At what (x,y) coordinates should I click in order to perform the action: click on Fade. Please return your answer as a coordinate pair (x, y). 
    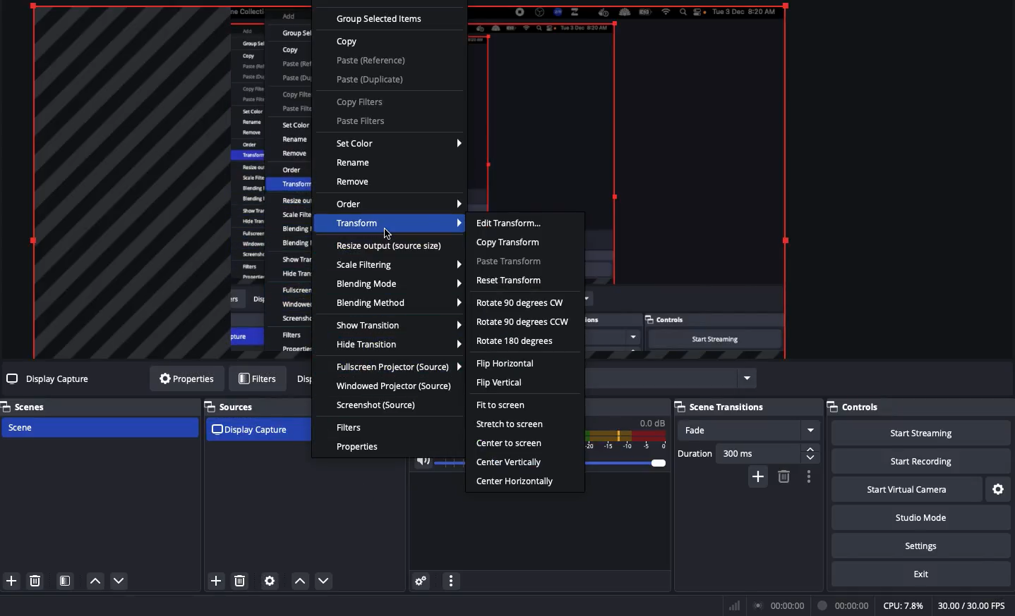
    Looking at the image, I should click on (750, 431).